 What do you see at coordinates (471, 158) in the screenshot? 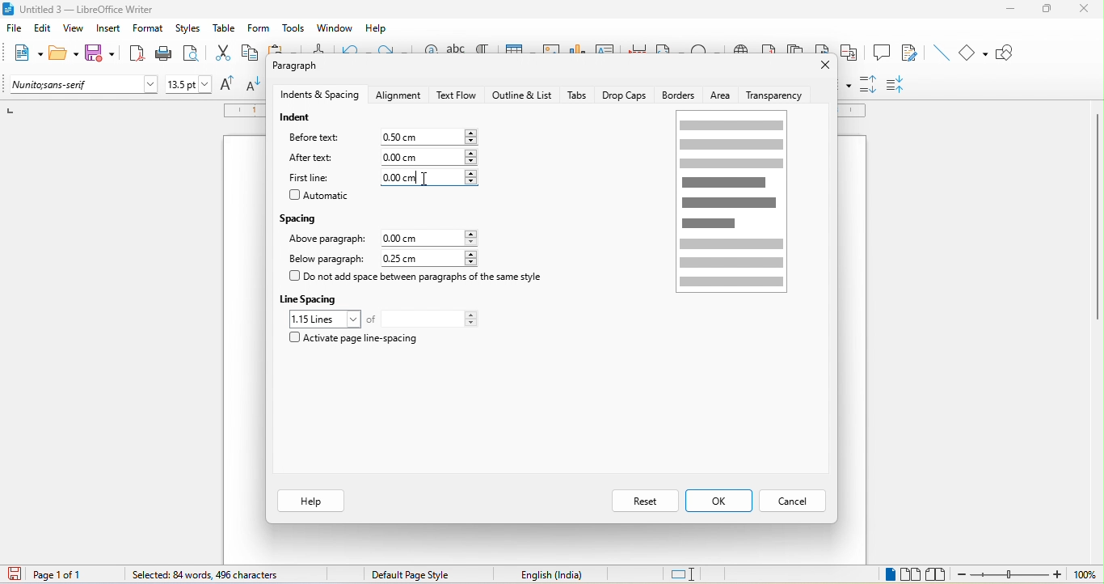
I see `increase or decrease` at bounding box center [471, 158].